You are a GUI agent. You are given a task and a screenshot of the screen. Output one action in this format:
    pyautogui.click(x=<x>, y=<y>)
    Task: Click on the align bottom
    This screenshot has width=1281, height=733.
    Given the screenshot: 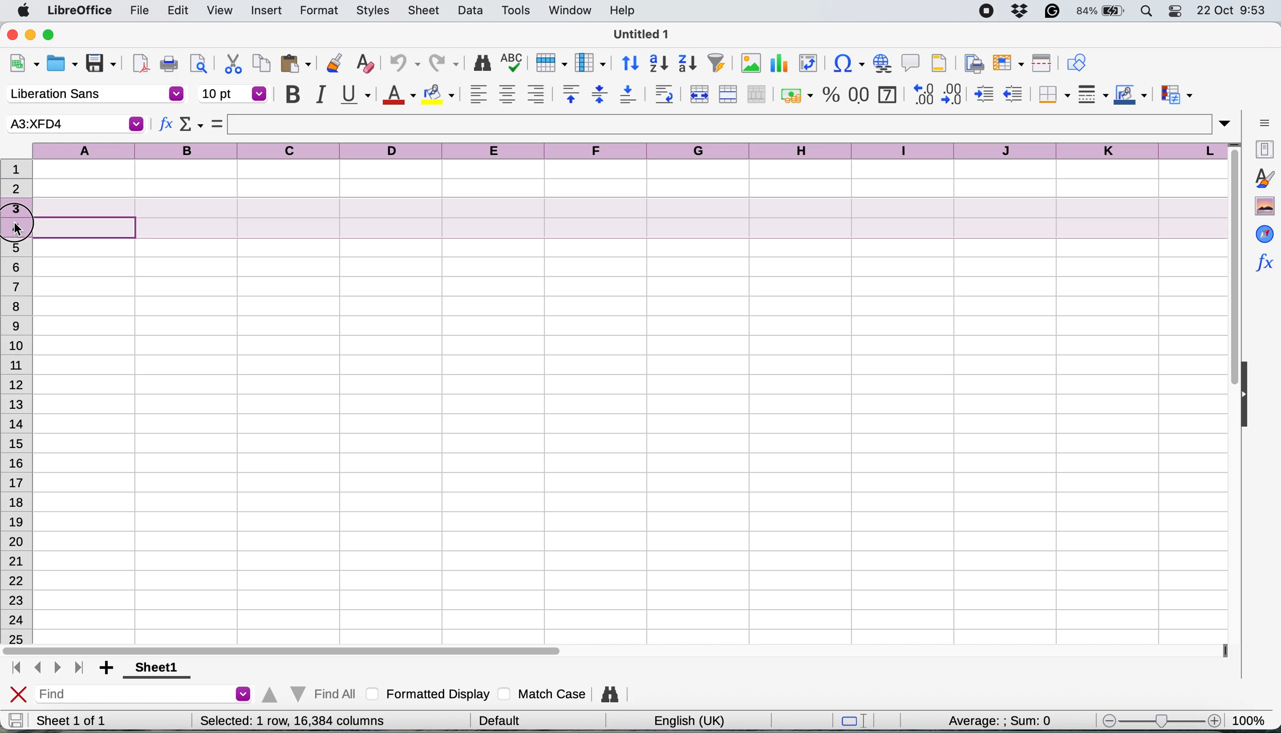 What is the action you would take?
    pyautogui.click(x=629, y=94)
    